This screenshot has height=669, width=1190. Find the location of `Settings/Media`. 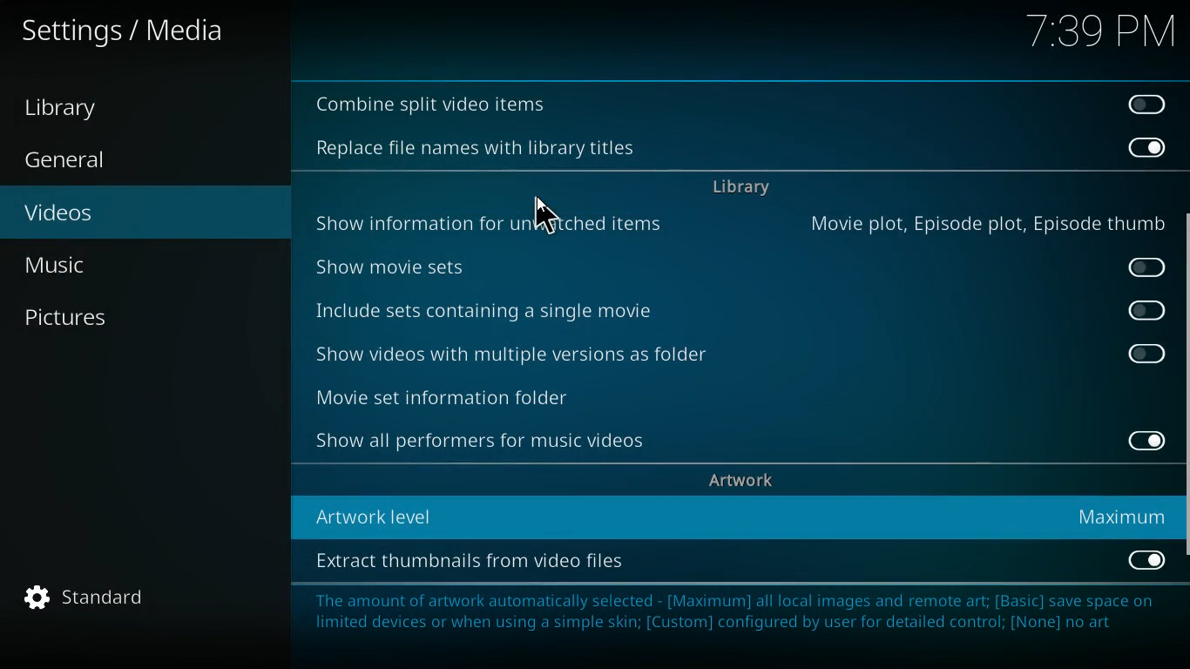

Settings/Media is located at coordinates (127, 31).